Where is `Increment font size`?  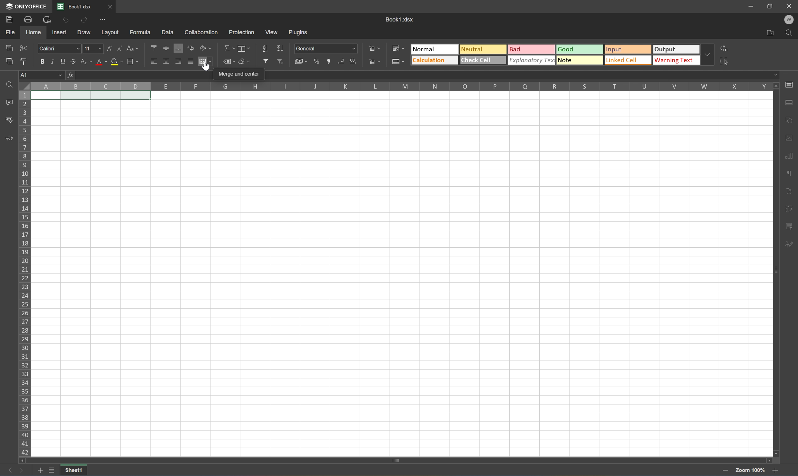
Increment font size is located at coordinates (110, 49).